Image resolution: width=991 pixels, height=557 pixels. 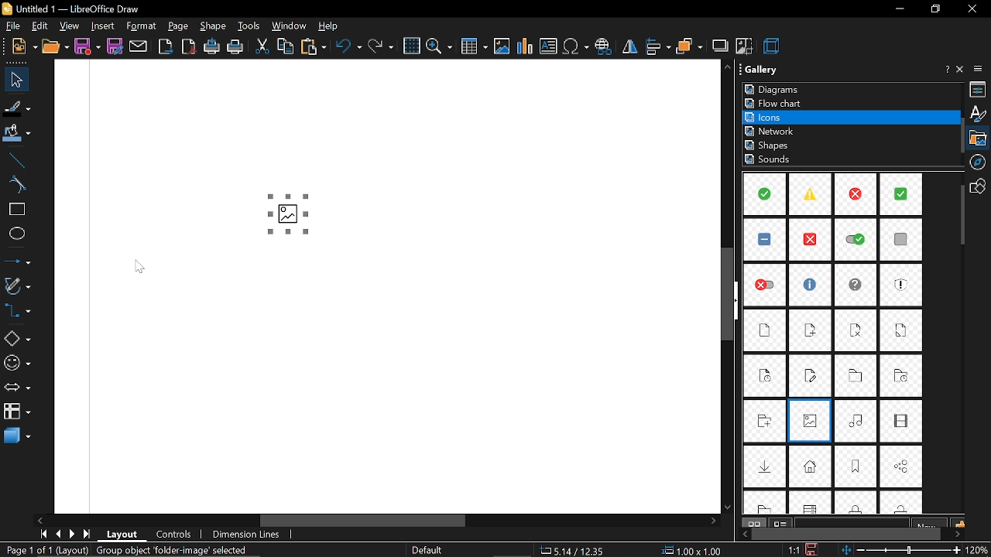 I want to click on insert table, so click(x=473, y=47).